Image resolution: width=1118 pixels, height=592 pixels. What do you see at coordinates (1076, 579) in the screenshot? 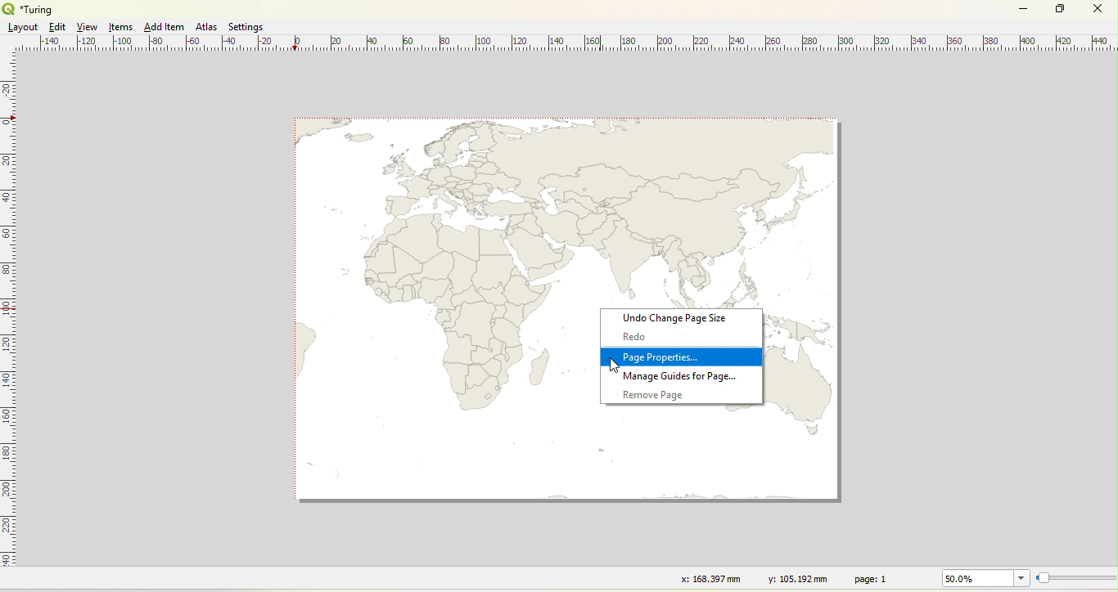
I see `Resize` at bounding box center [1076, 579].